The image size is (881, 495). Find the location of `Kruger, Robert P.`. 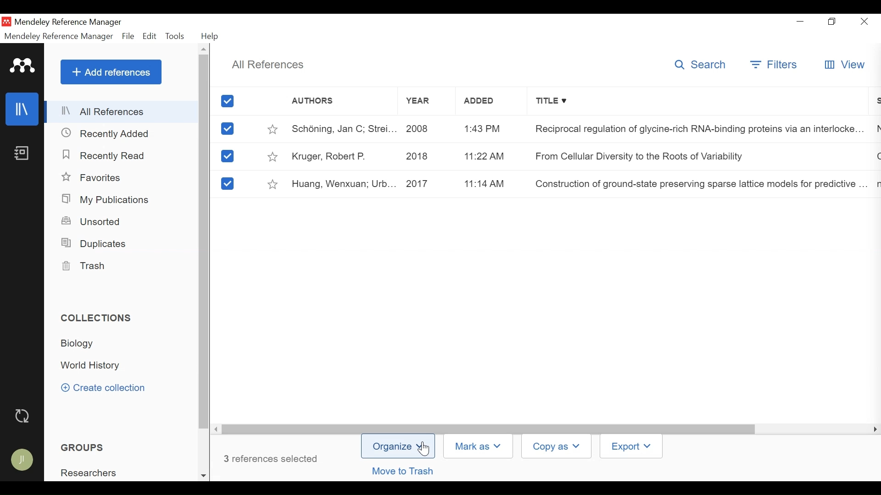

Kruger, Robert P. is located at coordinates (343, 155).